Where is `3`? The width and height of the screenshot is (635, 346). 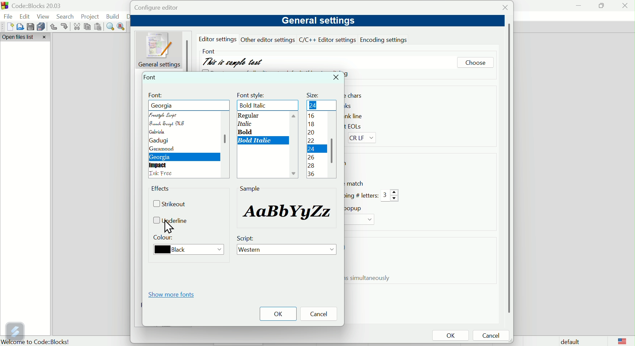 3 is located at coordinates (390, 196).